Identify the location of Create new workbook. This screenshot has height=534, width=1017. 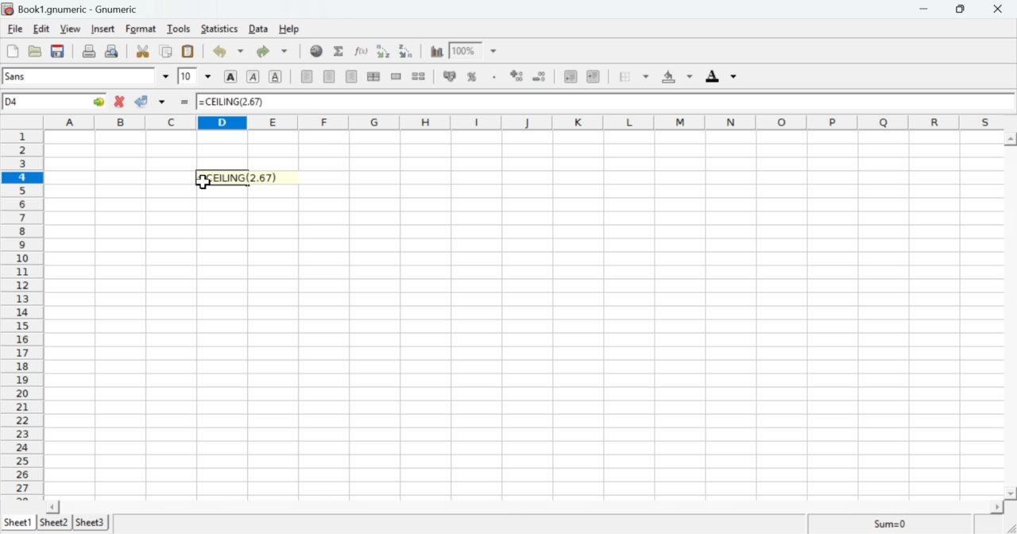
(11, 51).